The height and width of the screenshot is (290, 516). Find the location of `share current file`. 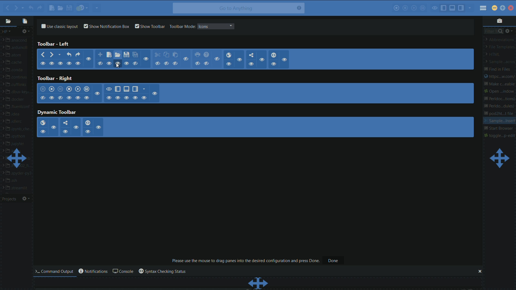

share current file is located at coordinates (64, 123).